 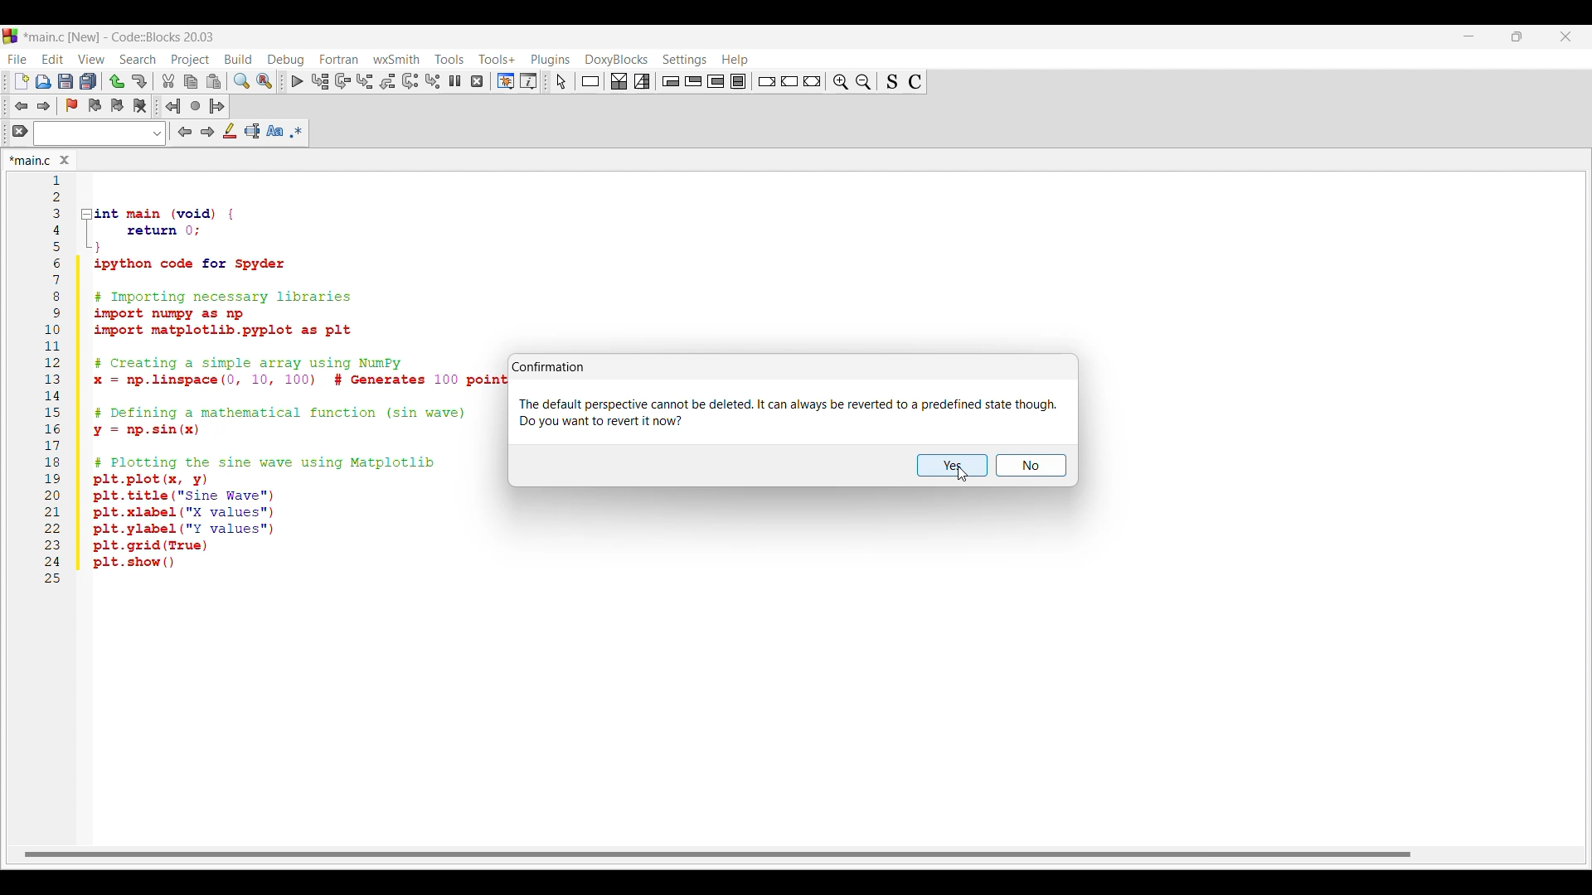 I want to click on Close interface, so click(x=1566, y=36).